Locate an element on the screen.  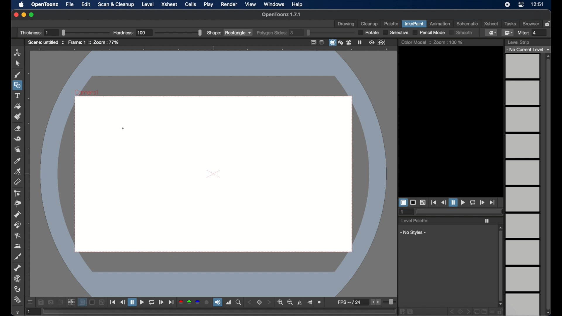
1 is located at coordinates (402, 212).